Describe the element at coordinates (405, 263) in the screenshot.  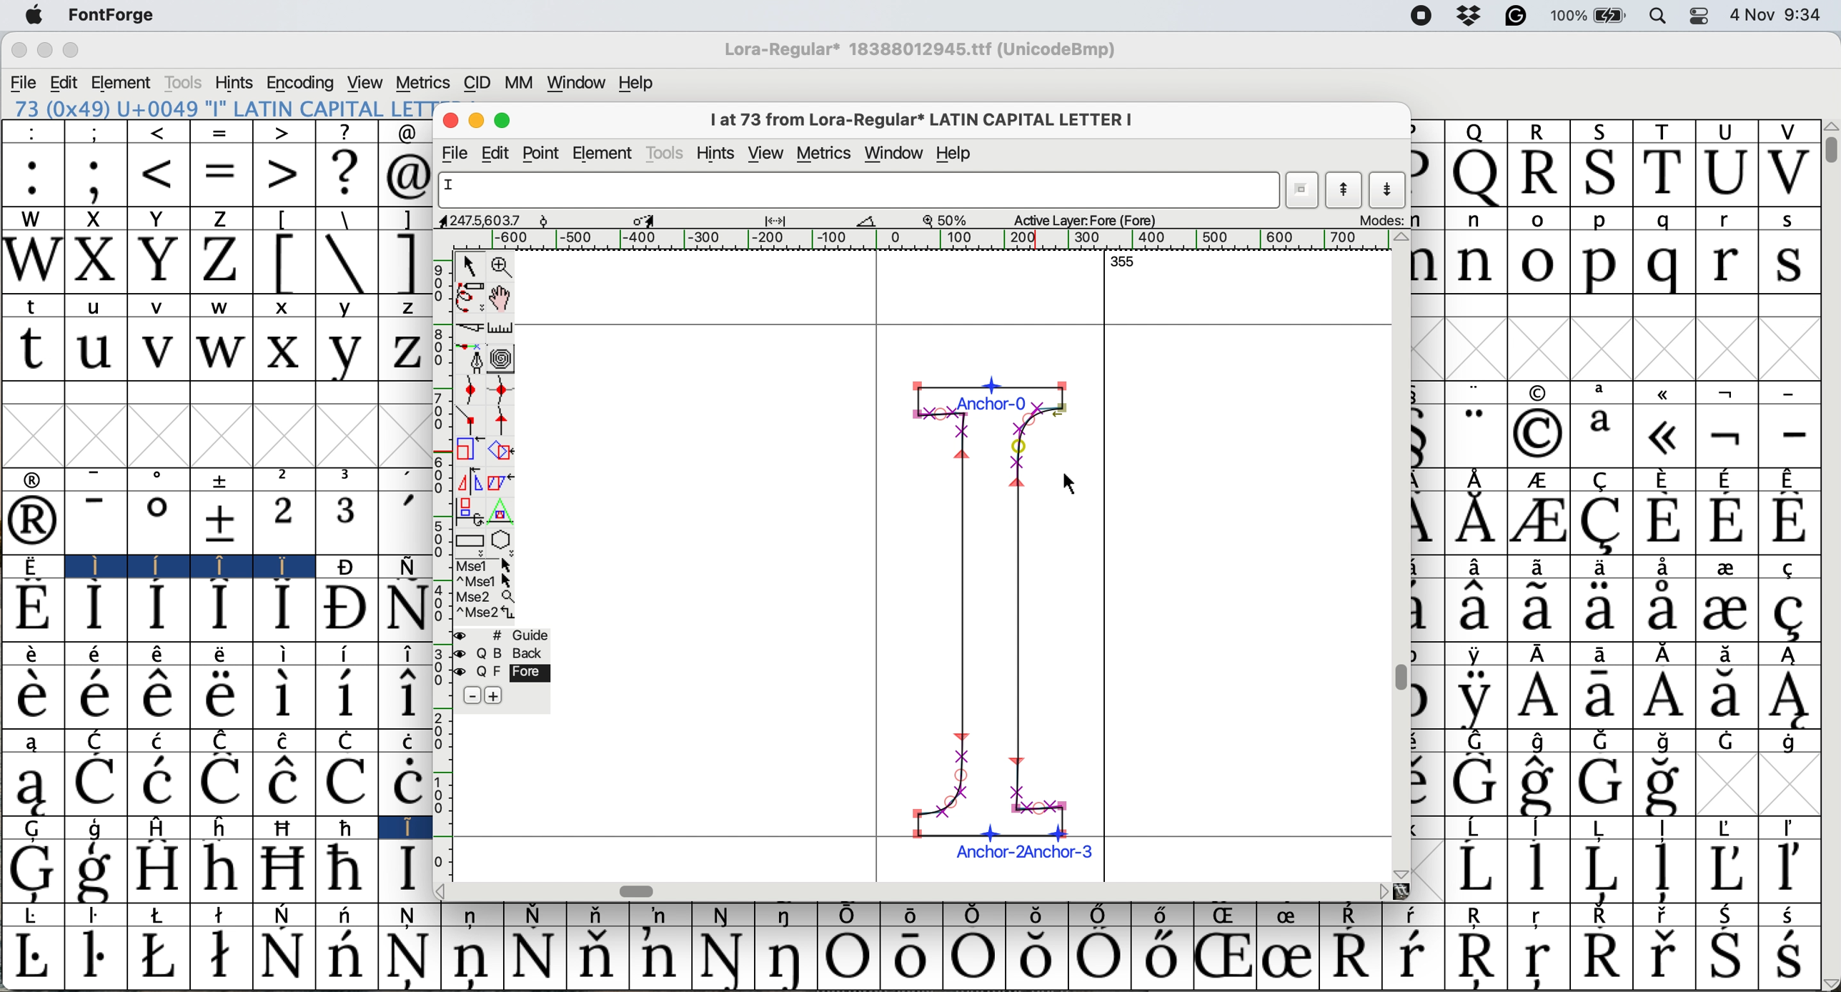
I see `]` at that location.